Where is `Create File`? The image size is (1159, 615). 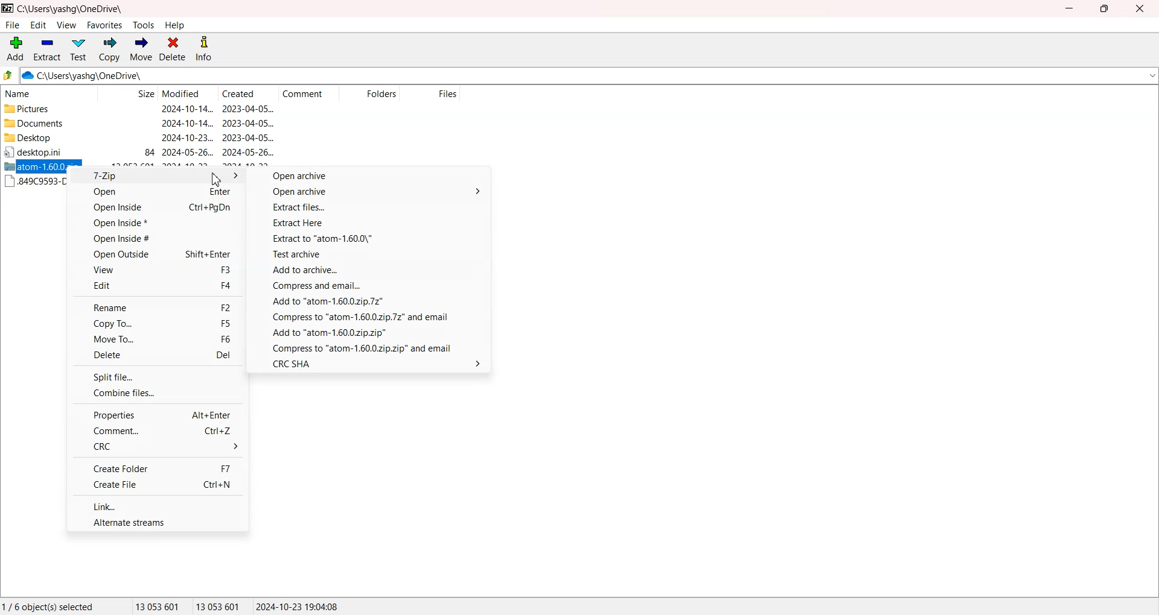
Create File is located at coordinates (158, 485).